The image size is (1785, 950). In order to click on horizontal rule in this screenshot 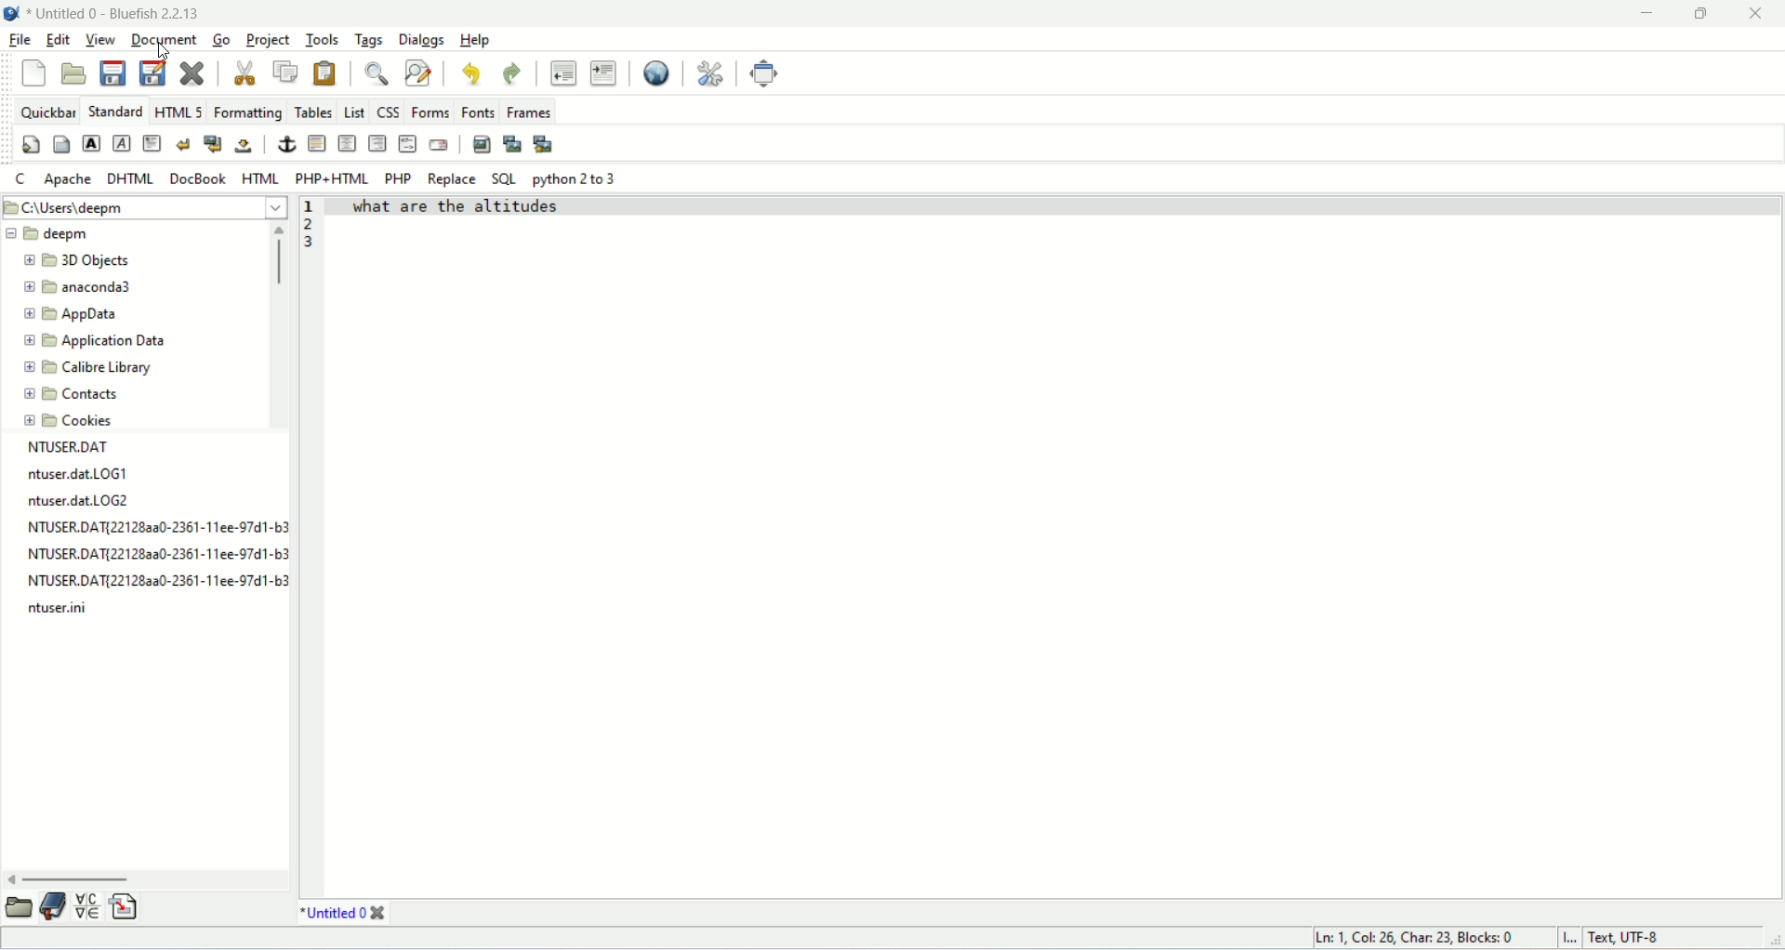, I will do `click(316, 144)`.